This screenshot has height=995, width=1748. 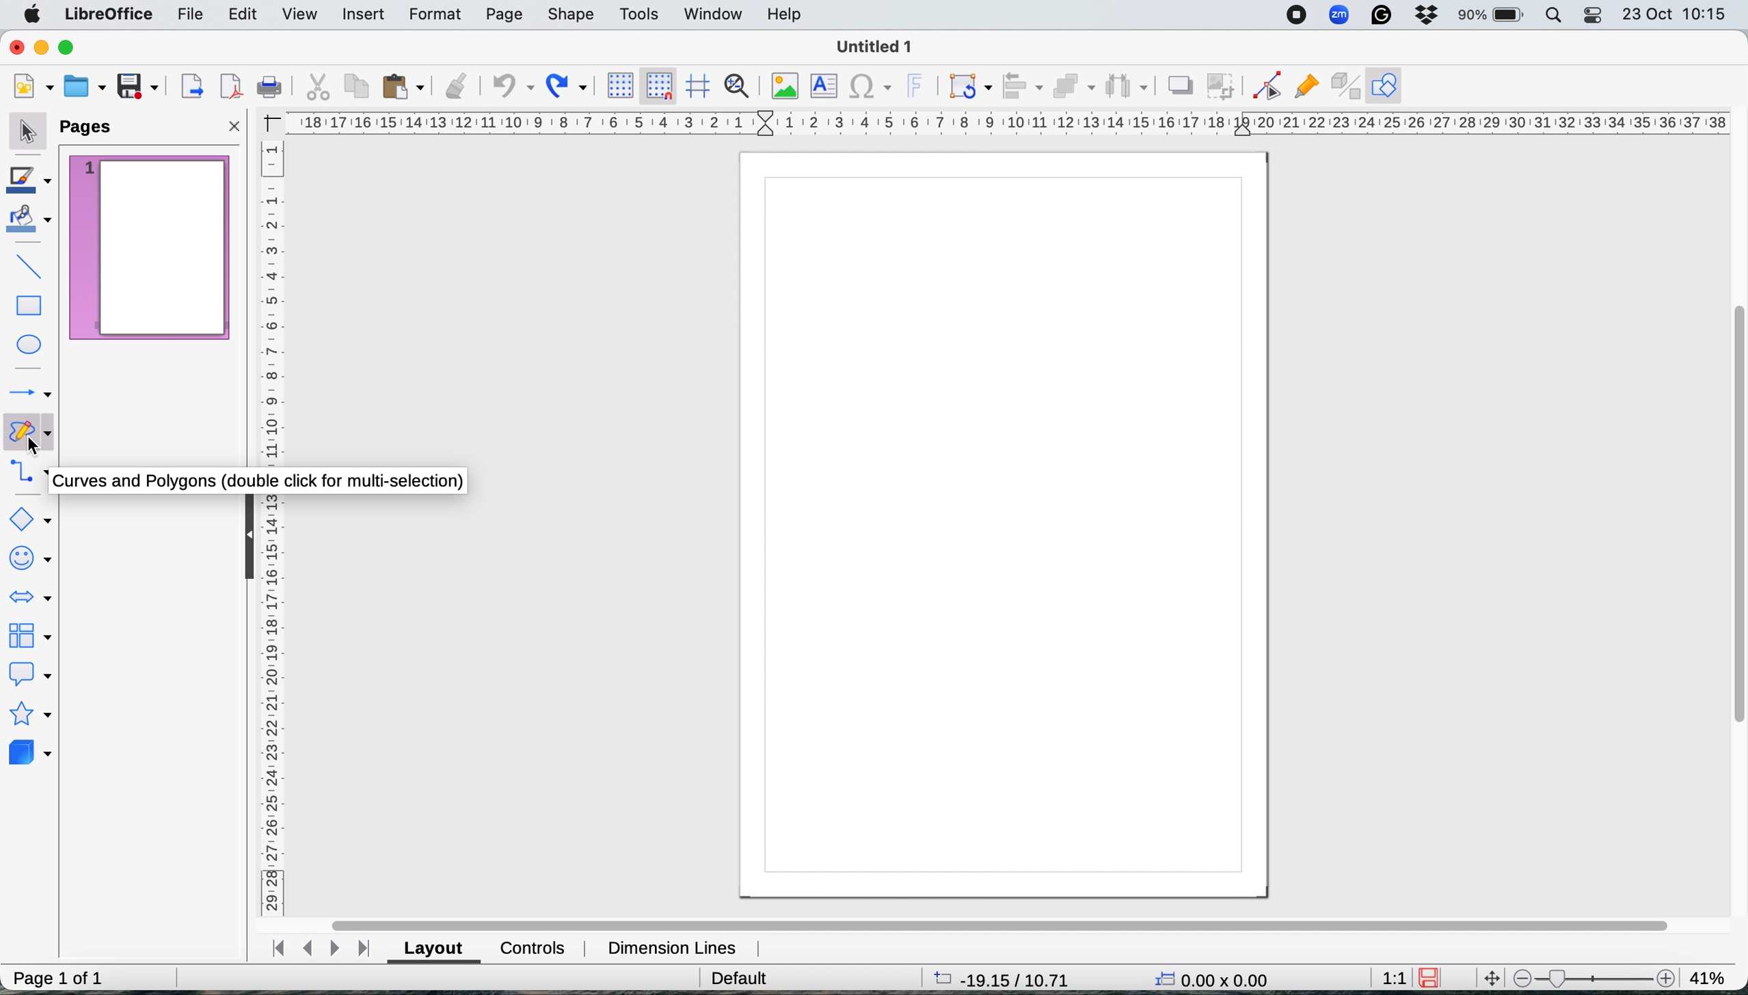 I want to click on format, so click(x=436, y=14).